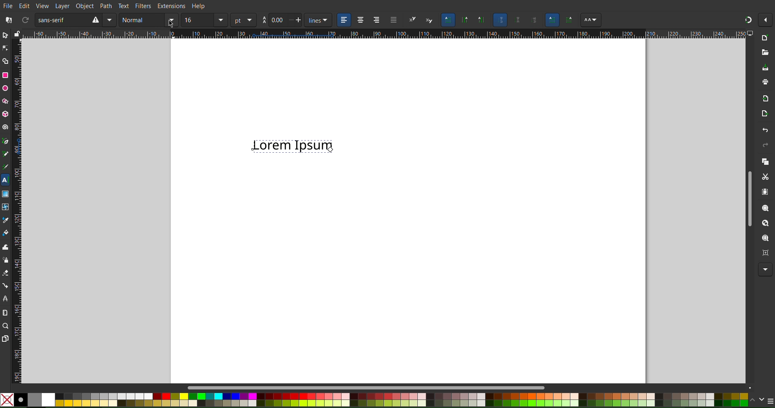 This screenshot has width=775, height=408. Describe the element at coordinates (42, 6) in the screenshot. I see `View` at that location.